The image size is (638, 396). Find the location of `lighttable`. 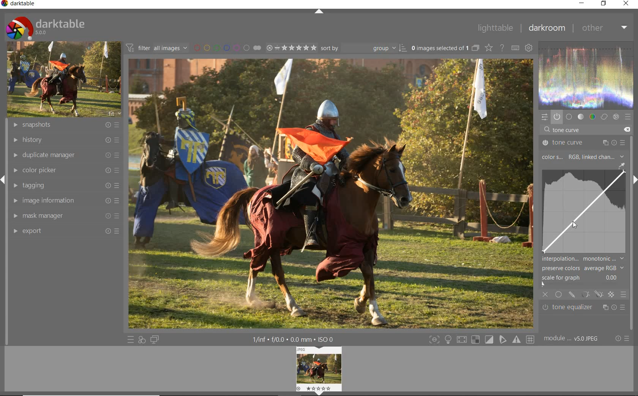

lighttable is located at coordinates (495, 28).